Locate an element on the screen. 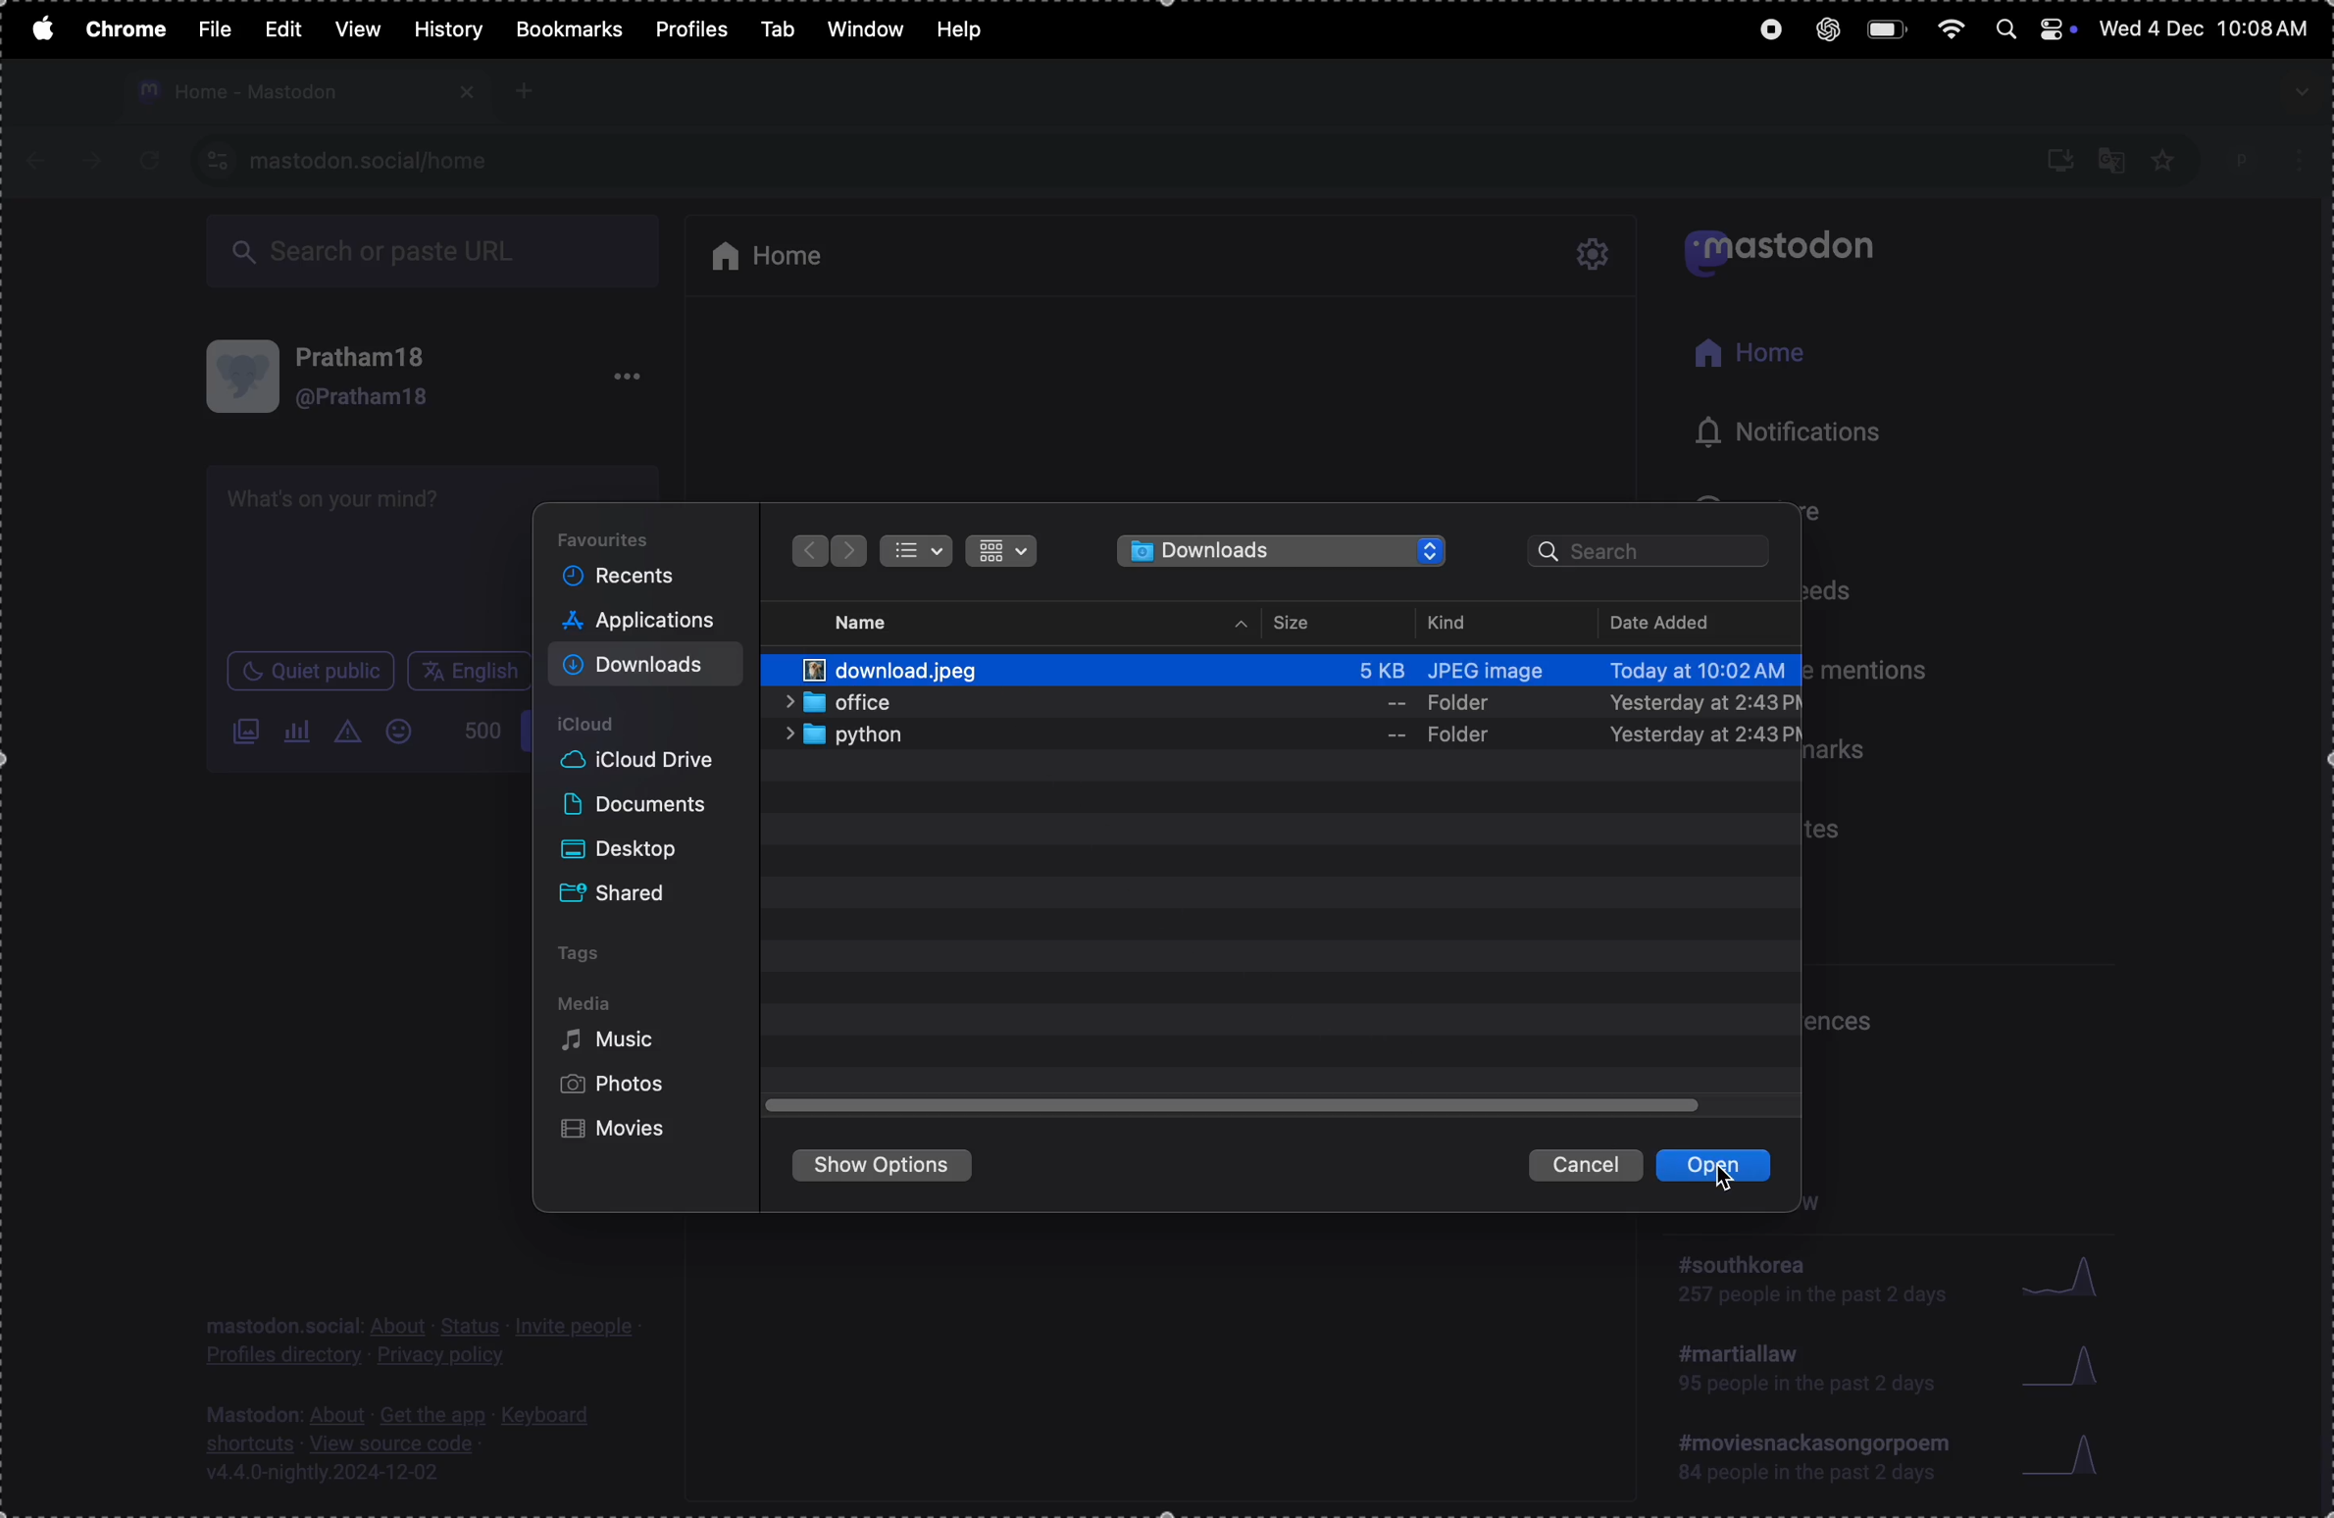 The height and width of the screenshot is (1518, 2334). profiles is located at coordinates (690, 30).